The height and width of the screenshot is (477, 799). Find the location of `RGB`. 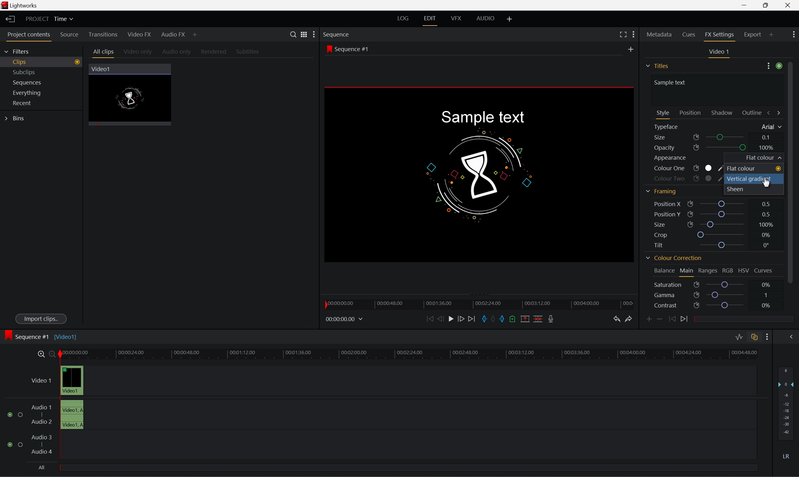

RGB is located at coordinates (728, 270).